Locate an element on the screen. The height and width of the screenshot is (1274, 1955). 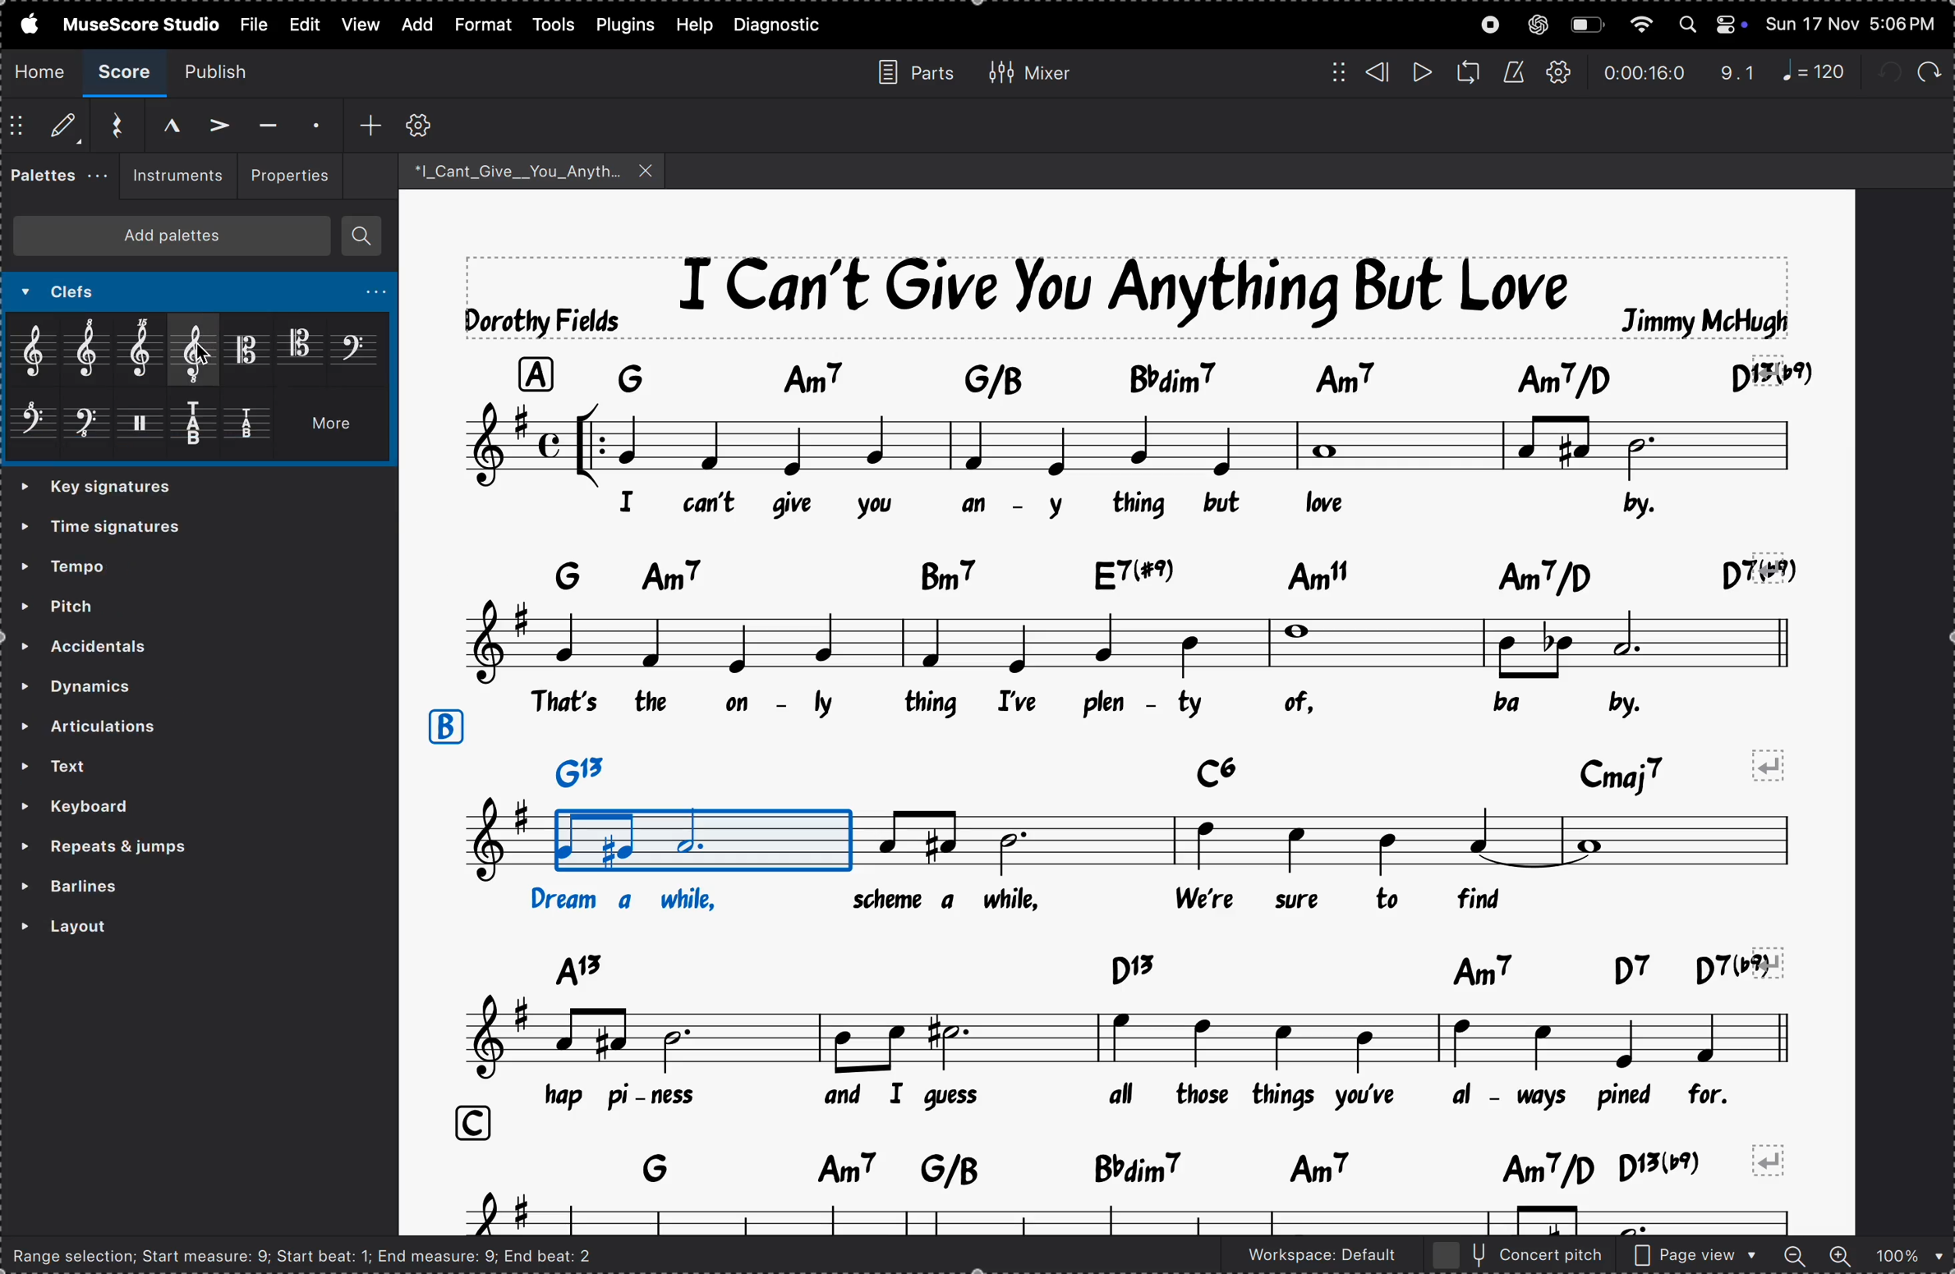
tablature is located at coordinates (202, 428).